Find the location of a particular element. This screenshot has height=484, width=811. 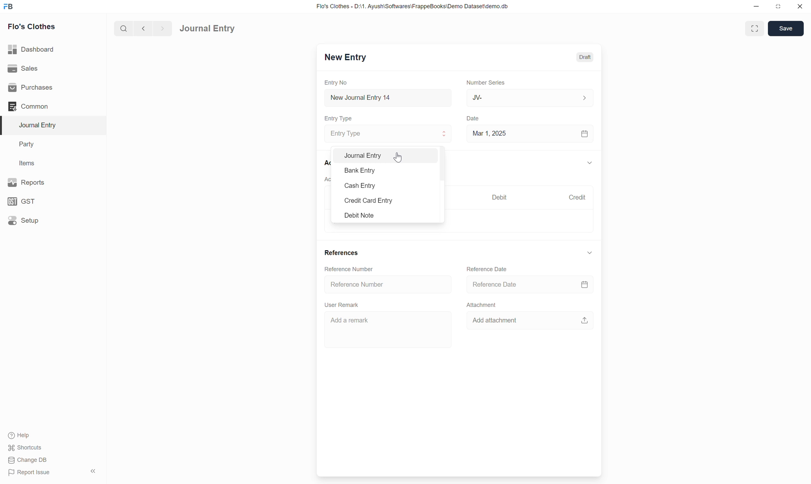

upload is located at coordinates (585, 319).